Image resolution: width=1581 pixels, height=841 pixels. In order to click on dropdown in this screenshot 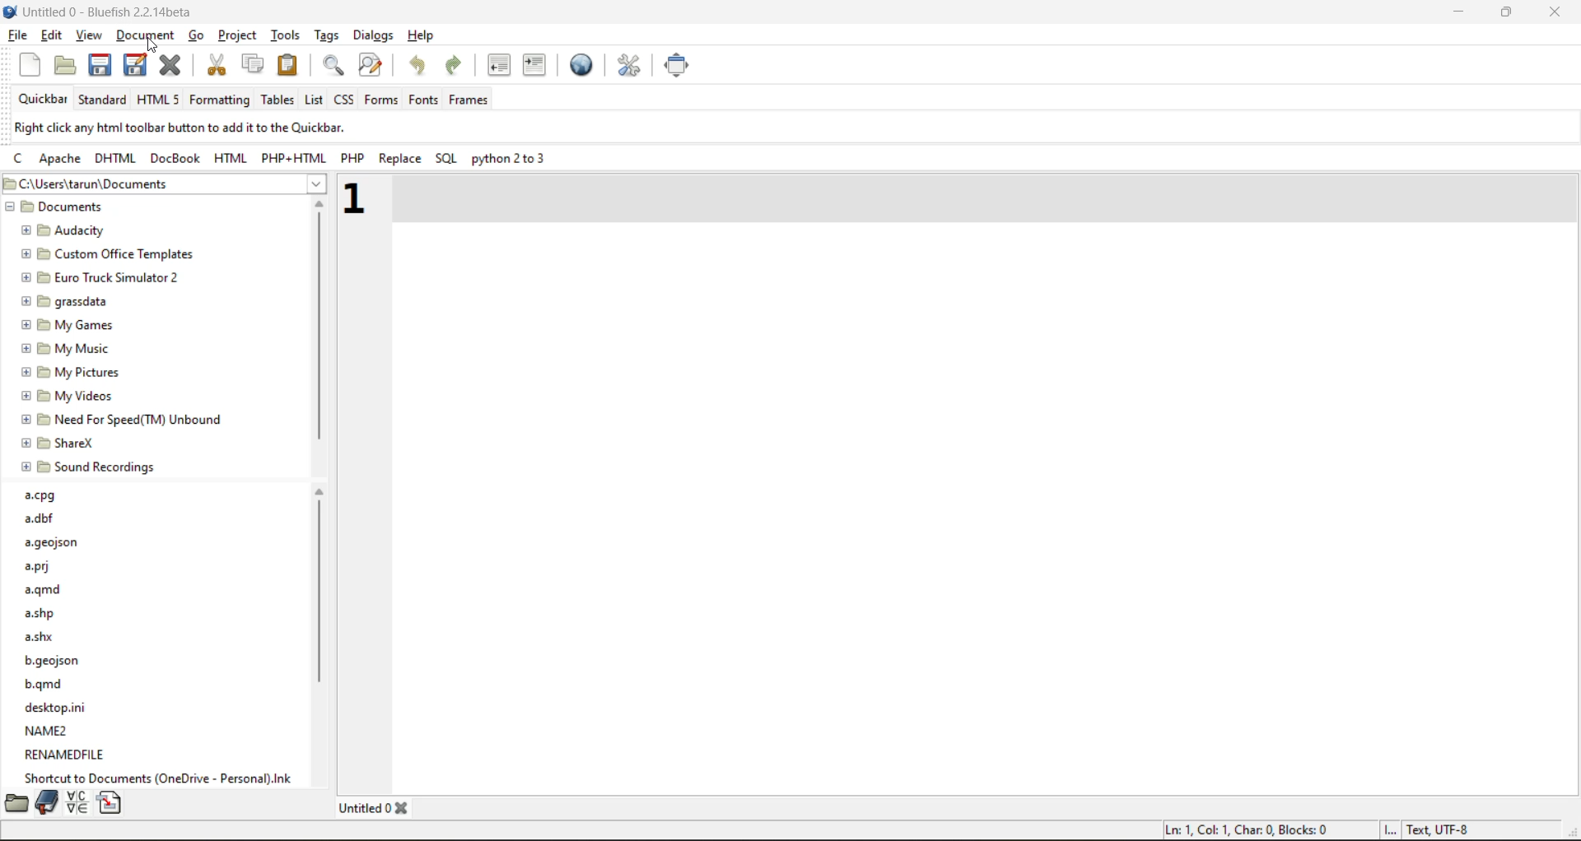, I will do `click(321, 184)`.